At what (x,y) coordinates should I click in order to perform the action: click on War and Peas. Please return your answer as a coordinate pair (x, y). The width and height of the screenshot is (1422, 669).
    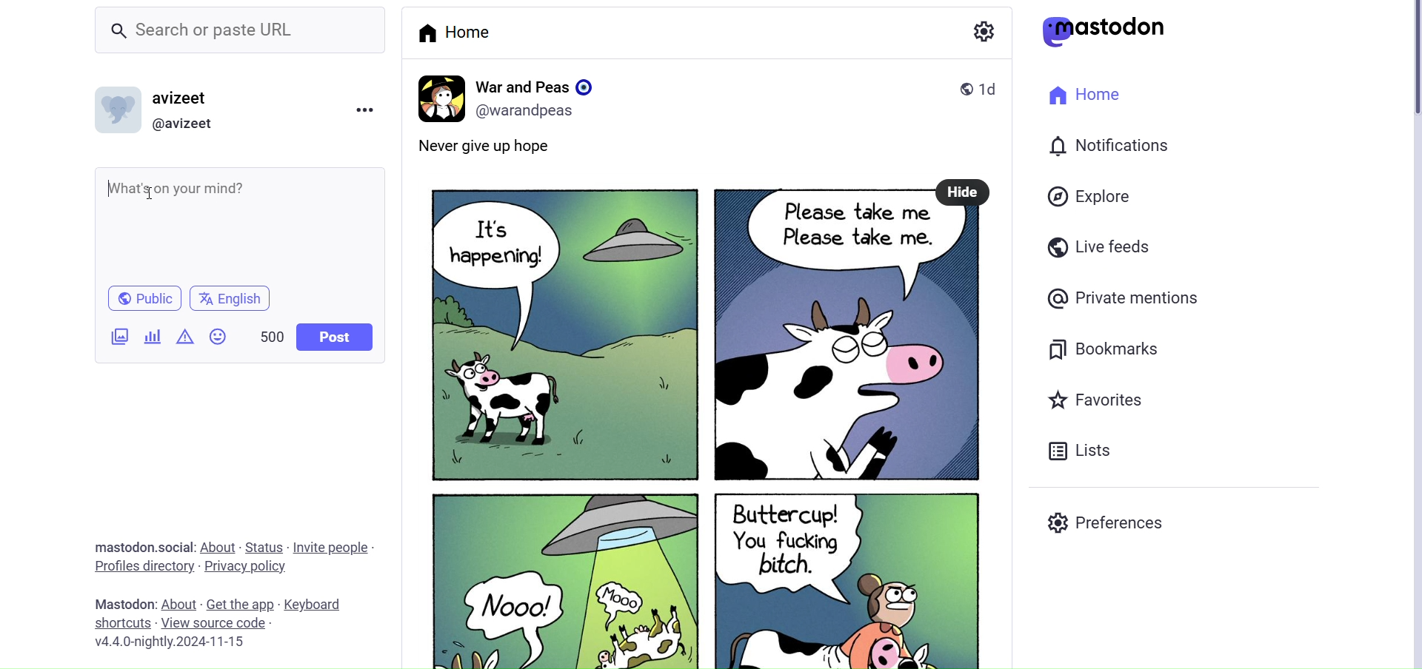
    Looking at the image, I should click on (538, 84).